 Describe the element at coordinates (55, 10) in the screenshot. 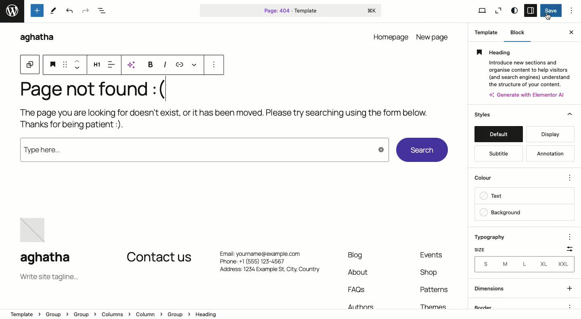

I see `tools` at that location.